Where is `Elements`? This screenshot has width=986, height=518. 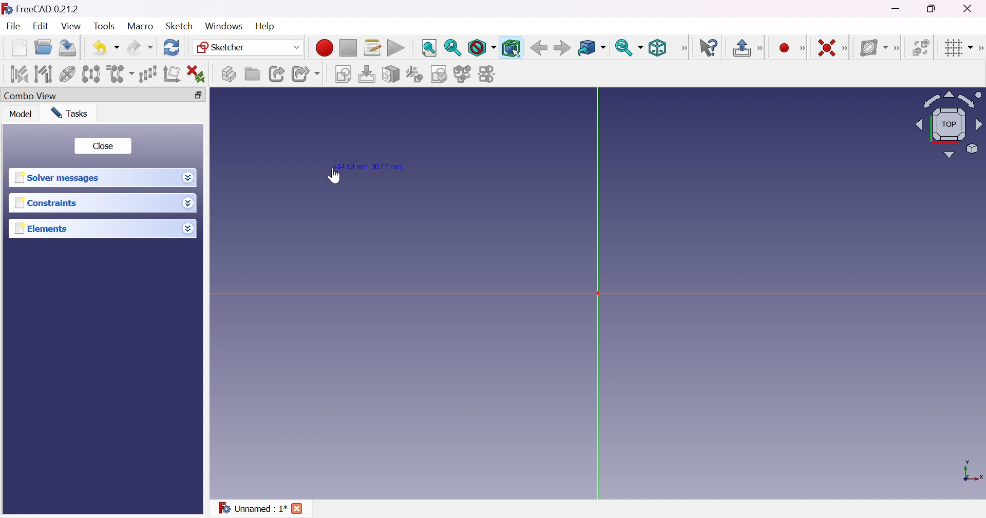
Elements is located at coordinates (41, 229).